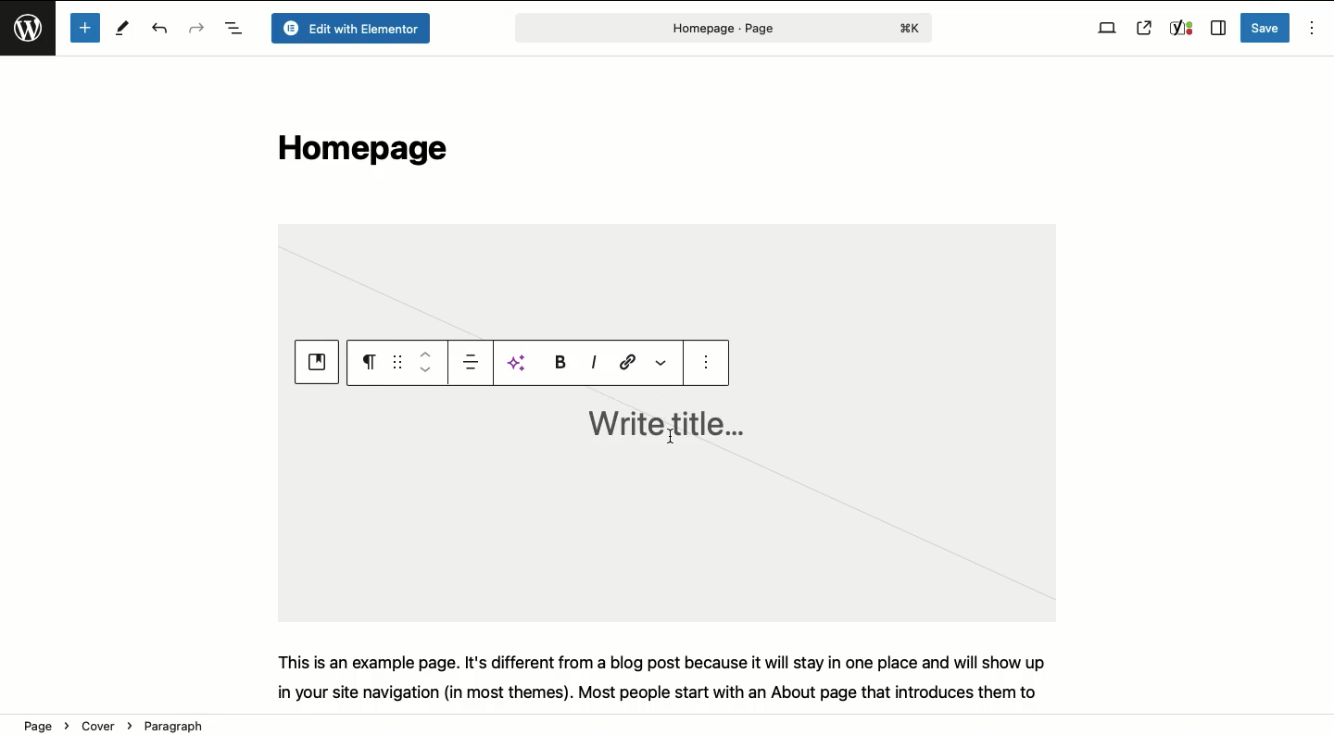  What do you see at coordinates (84, 28) in the screenshot?
I see `Add new block` at bounding box center [84, 28].